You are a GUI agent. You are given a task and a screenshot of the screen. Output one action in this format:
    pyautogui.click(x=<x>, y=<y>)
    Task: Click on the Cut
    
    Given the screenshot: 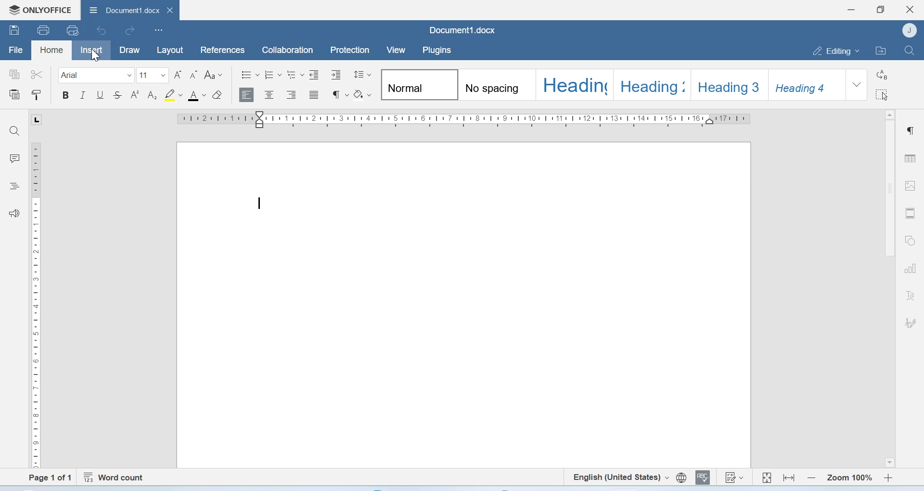 What is the action you would take?
    pyautogui.click(x=38, y=74)
    